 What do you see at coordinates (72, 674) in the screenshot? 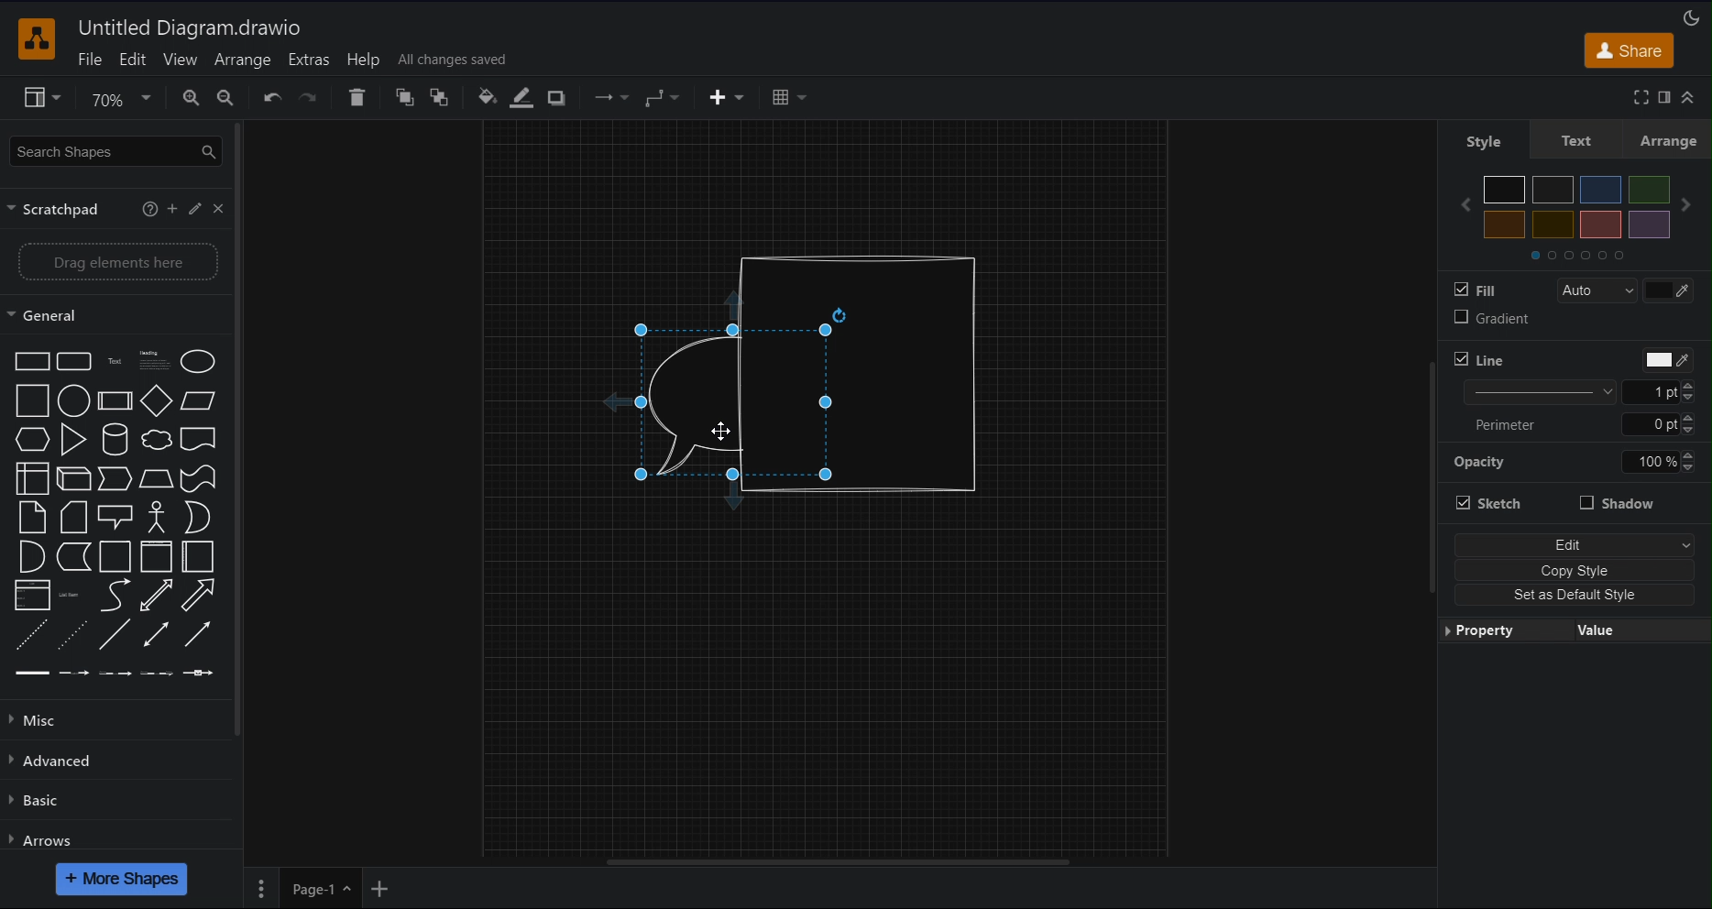
I see `Connector with label` at bounding box center [72, 674].